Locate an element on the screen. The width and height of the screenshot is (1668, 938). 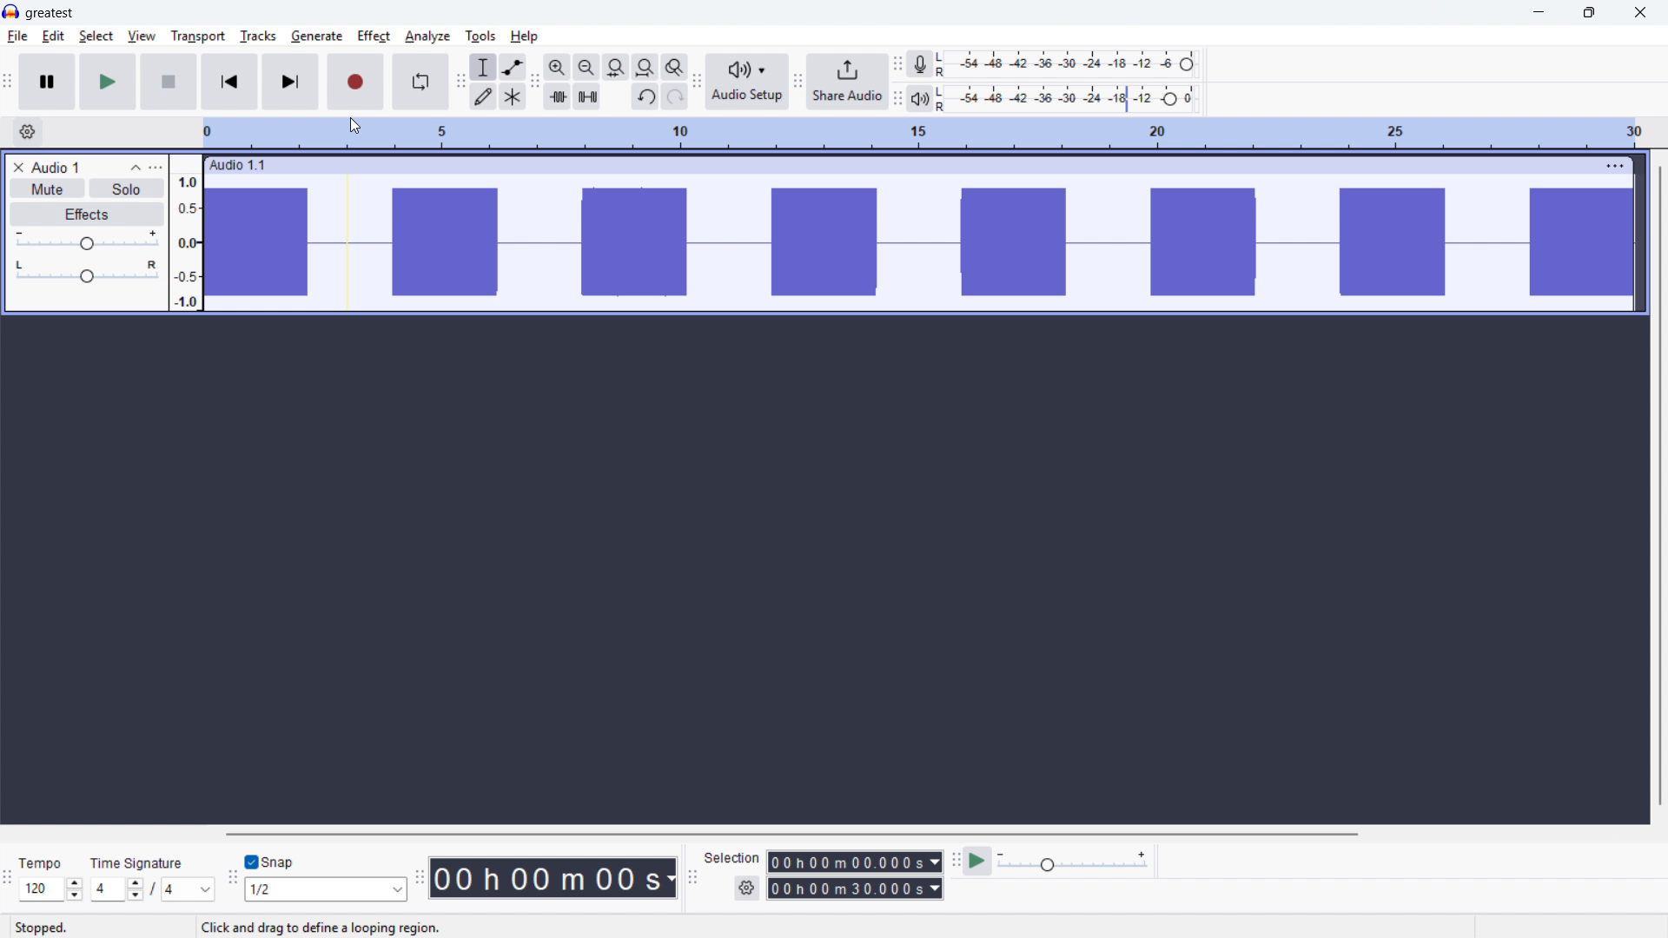
selection is located at coordinates (733, 858).